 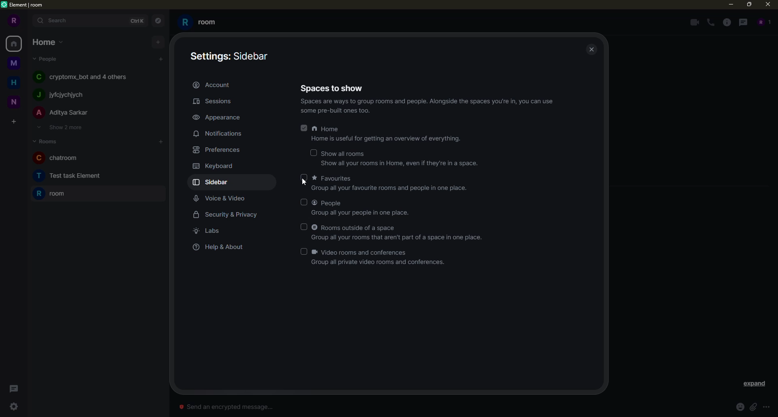 What do you see at coordinates (755, 384) in the screenshot?
I see `expand` at bounding box center [755, 384].